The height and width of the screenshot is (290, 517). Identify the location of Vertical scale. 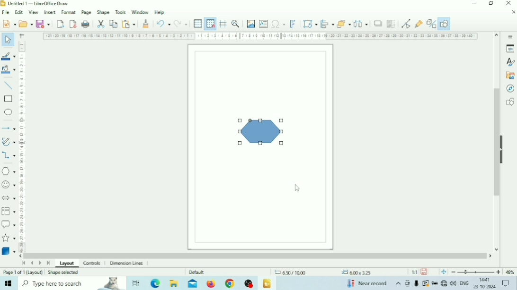
(22, 146).